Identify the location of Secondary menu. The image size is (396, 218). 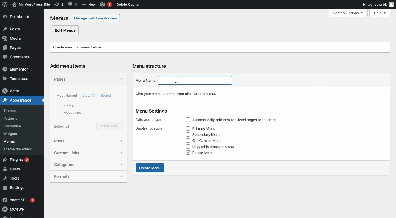
(210, 135).